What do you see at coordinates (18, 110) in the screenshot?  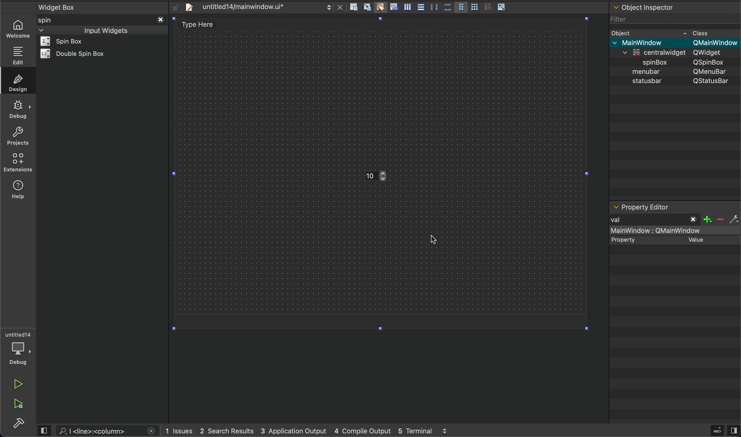 I see `debug` at bounding box center [18, 110].